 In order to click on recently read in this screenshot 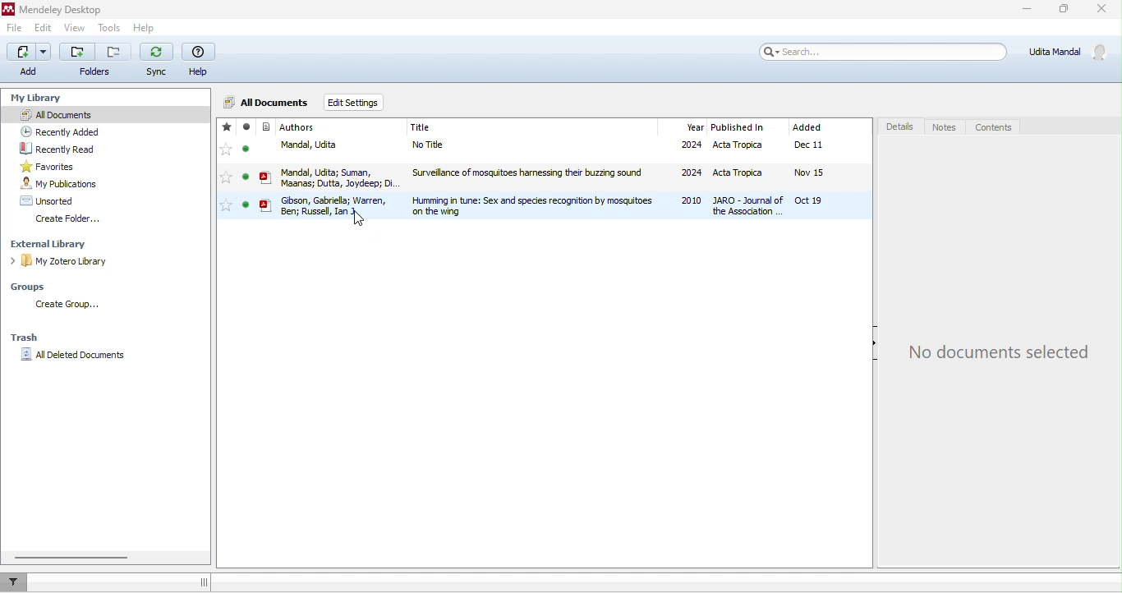, I will do `click(57, 149)`.